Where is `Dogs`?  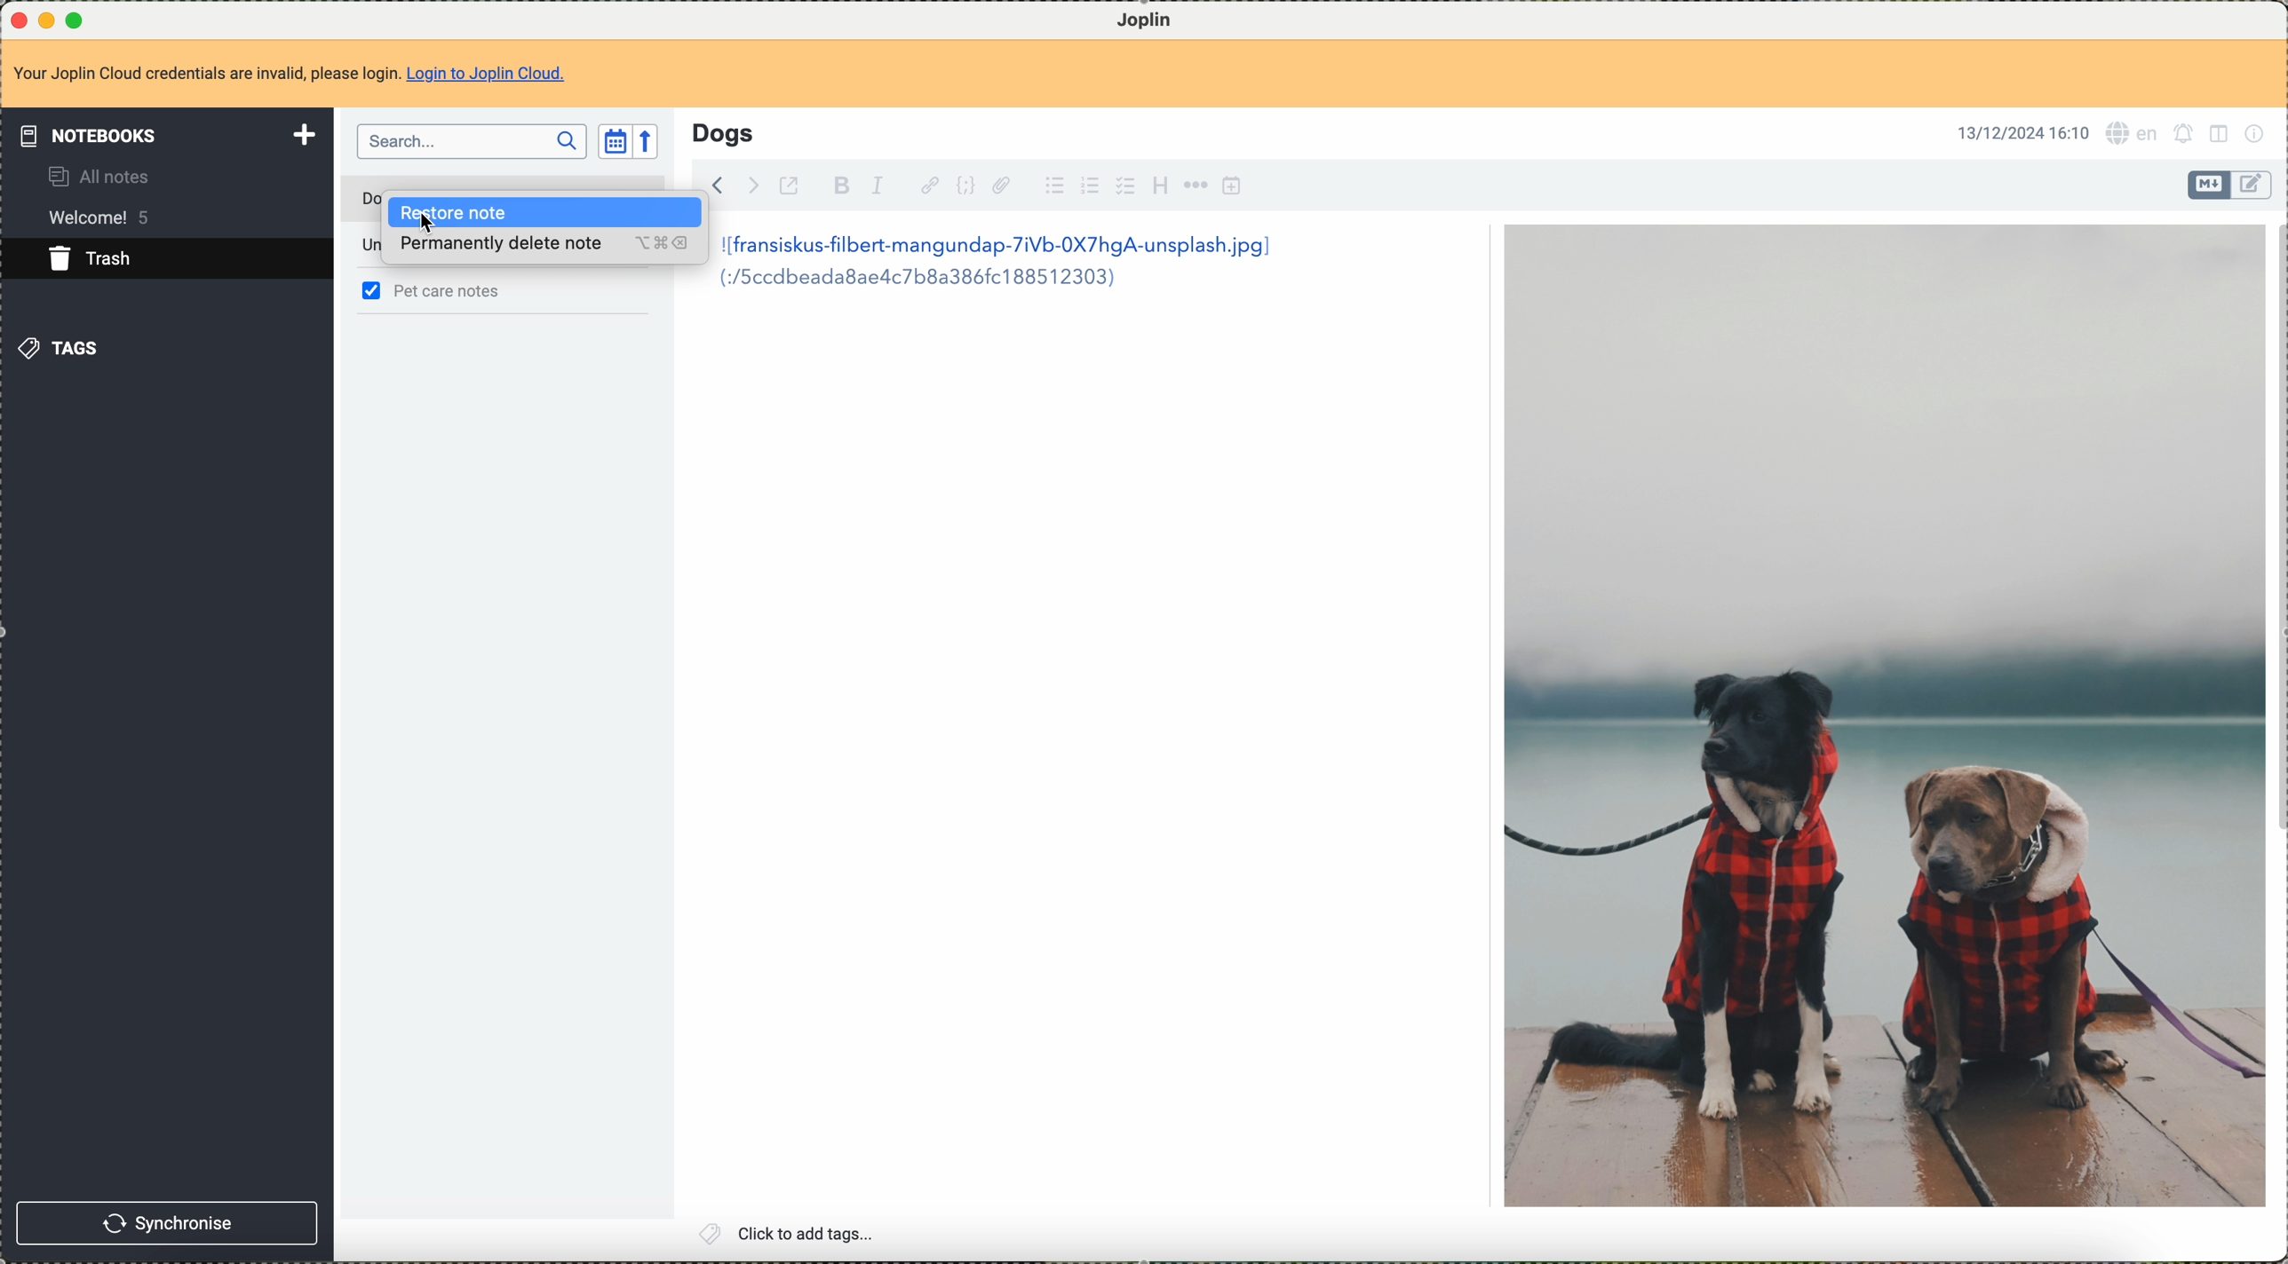
Dogs is located at coordinates (722, 131).